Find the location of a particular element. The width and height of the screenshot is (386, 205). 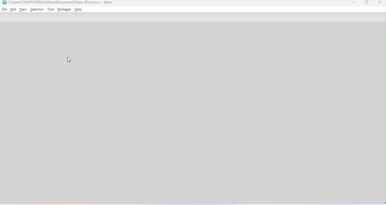

View is located at coordinates (23, 10).